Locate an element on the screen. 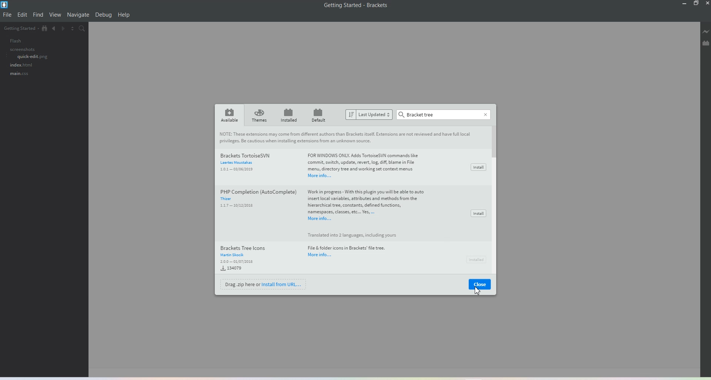  Debug is located at coordinates (103, 15).